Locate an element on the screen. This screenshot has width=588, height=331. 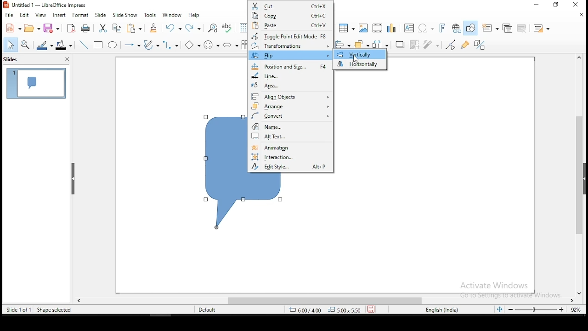
ellipse is located at coordinates (113, 45).